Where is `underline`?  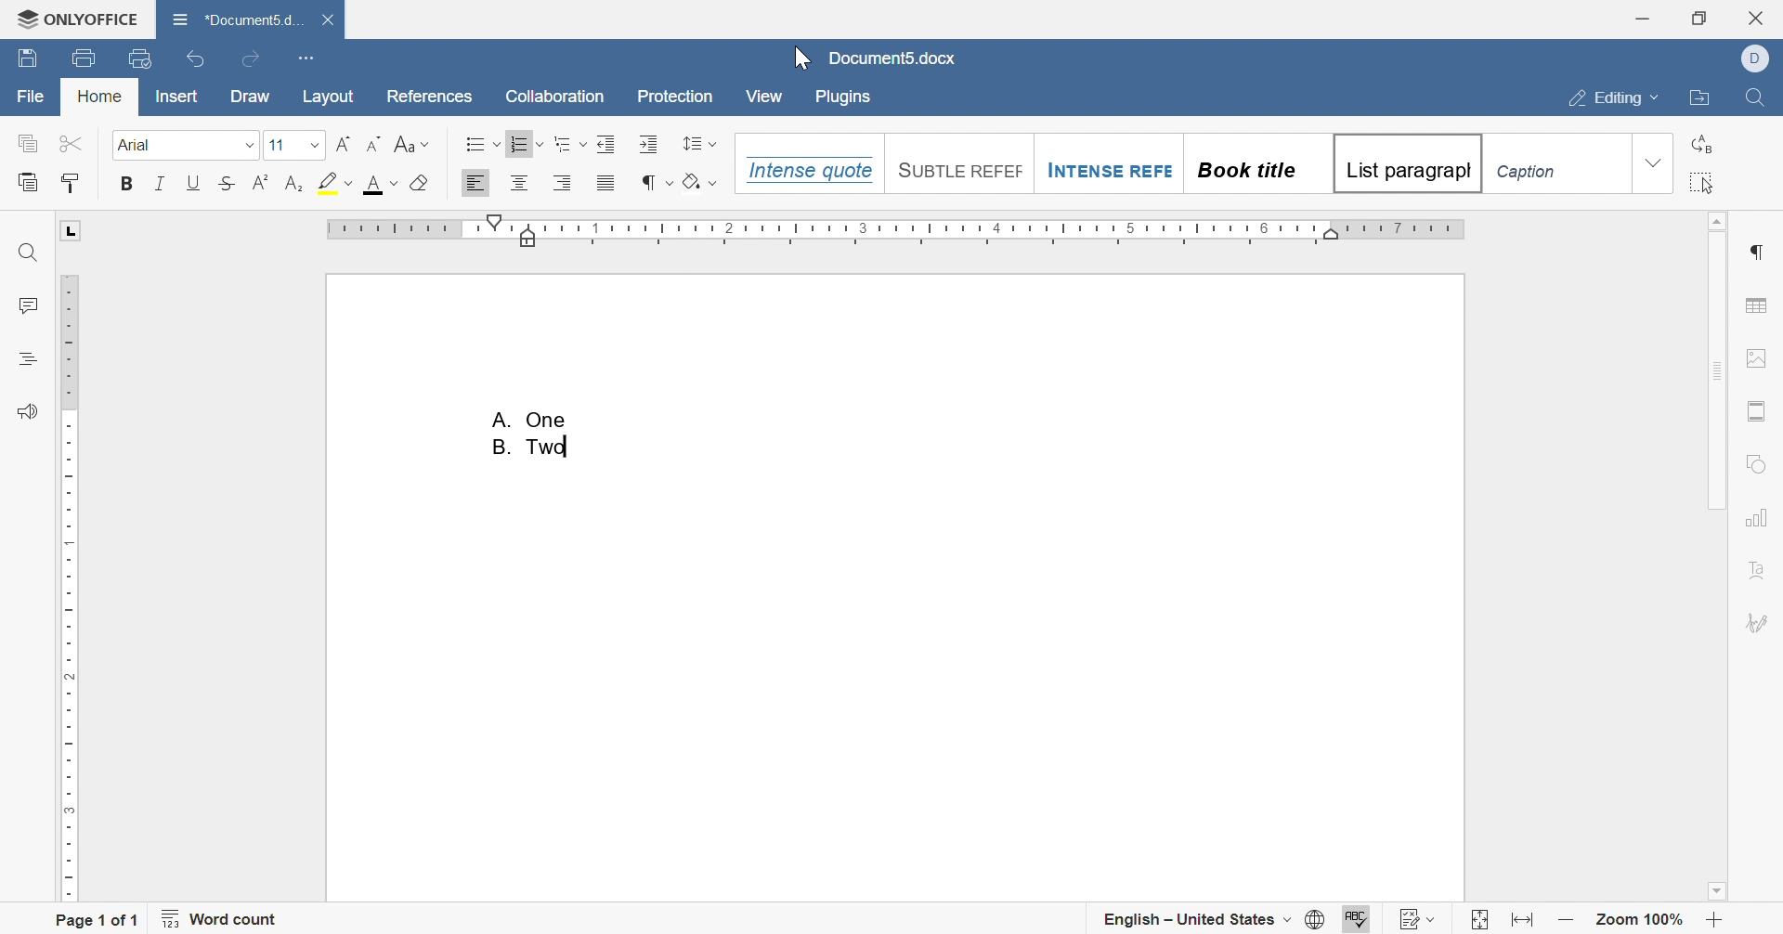 underline is located at coordinates (198, 180).